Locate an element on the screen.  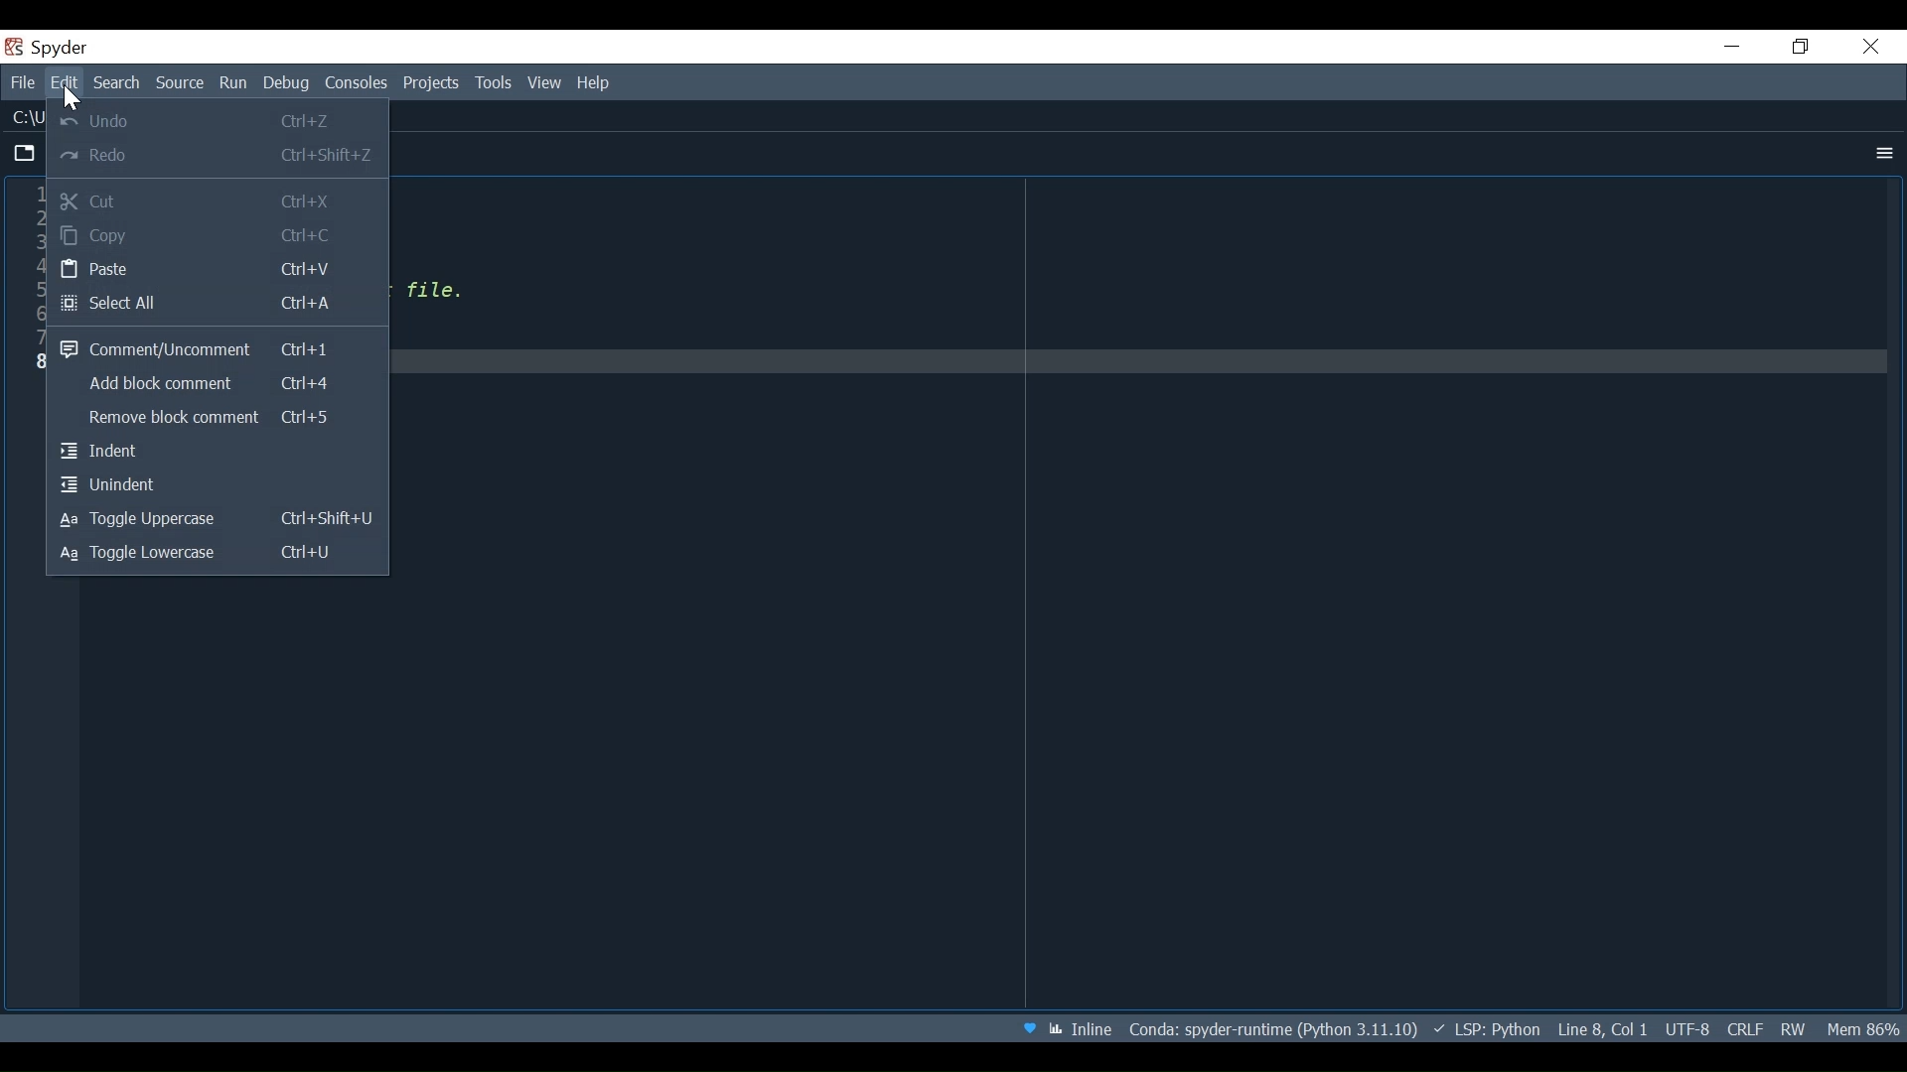
Help Spyder is located at coordinates (1032, 1025).